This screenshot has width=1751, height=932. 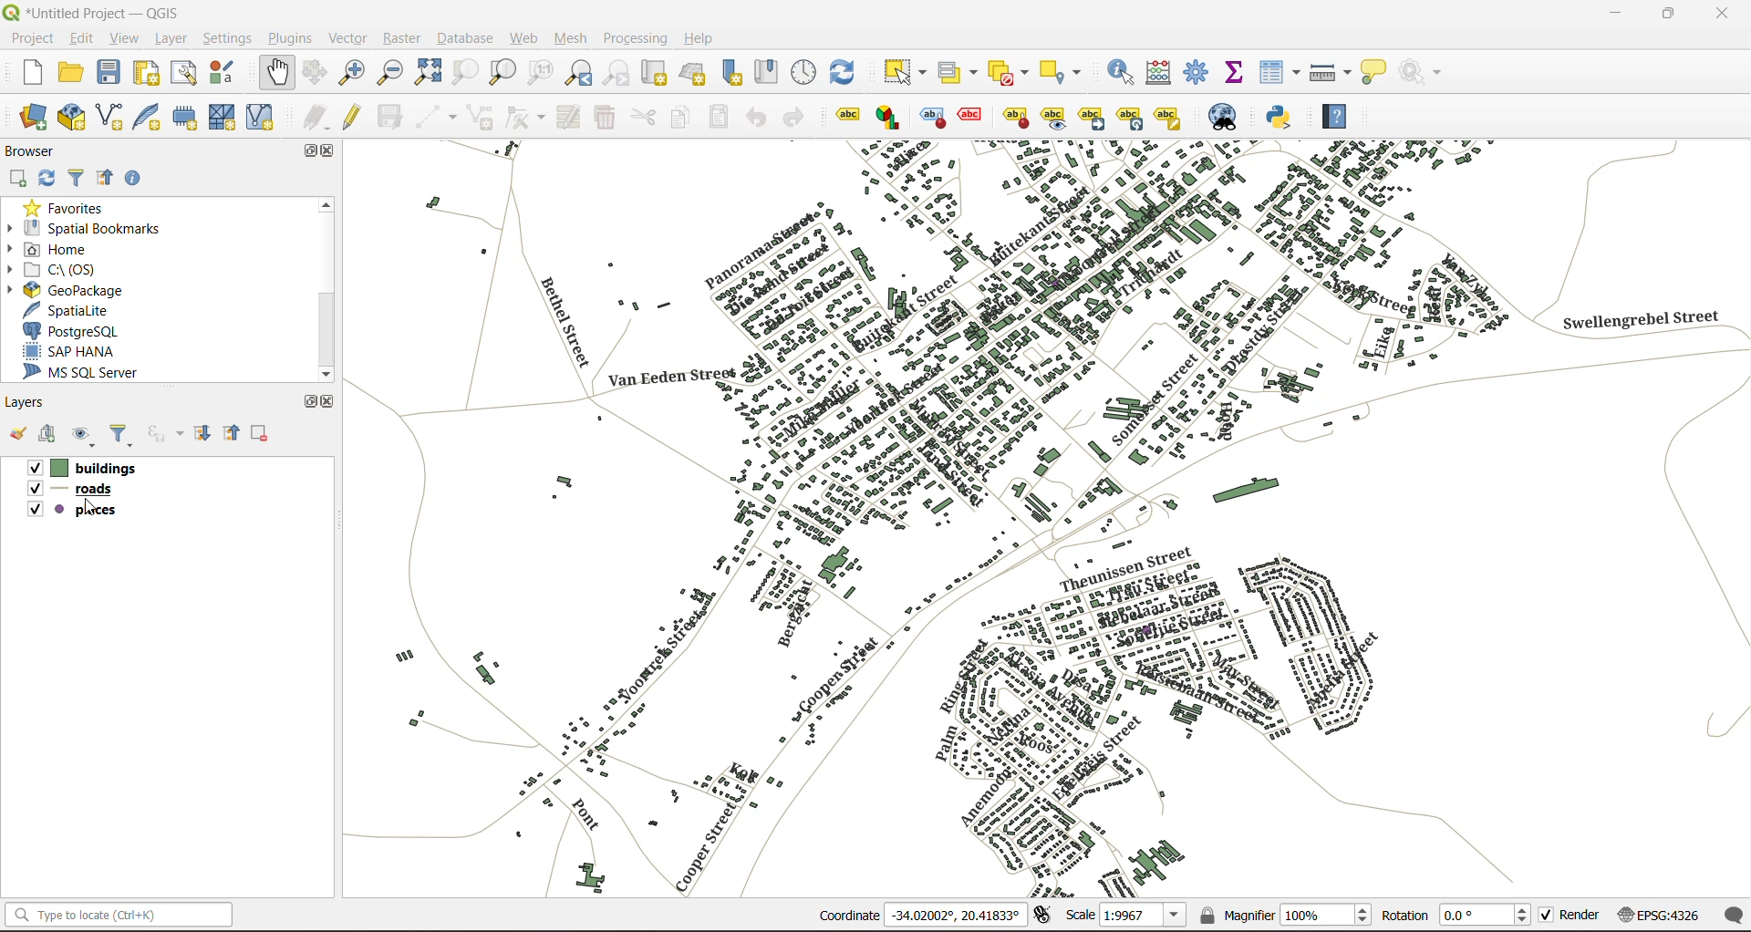 I want to click on new map view, so click(x=659, y=74).